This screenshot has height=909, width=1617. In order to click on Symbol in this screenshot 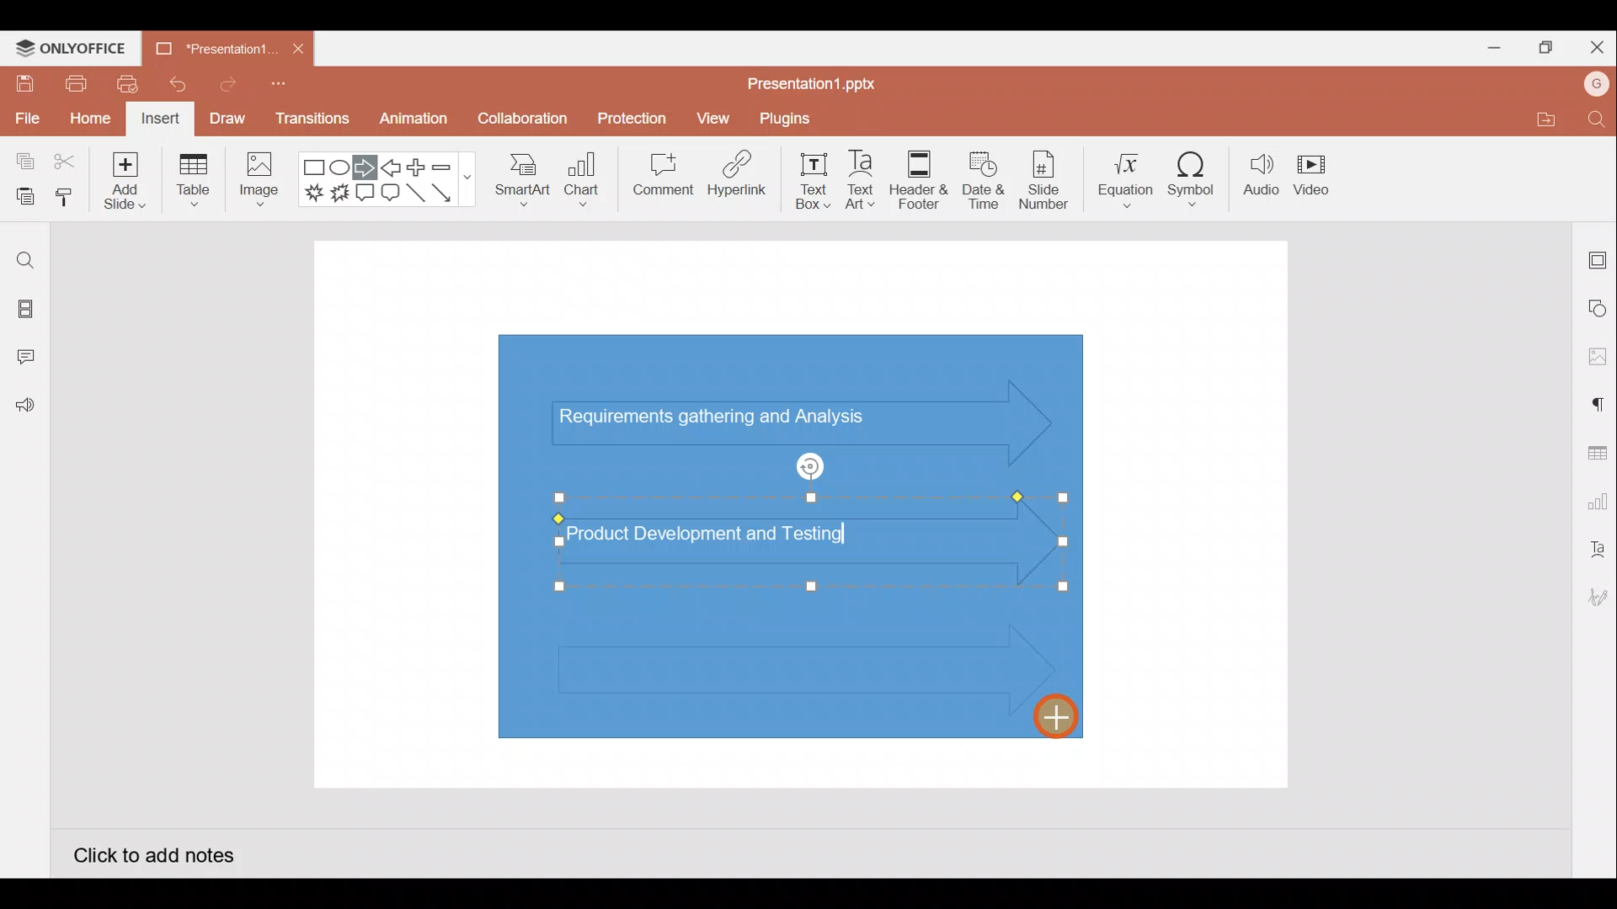, I will do `click(1193, 175)`.